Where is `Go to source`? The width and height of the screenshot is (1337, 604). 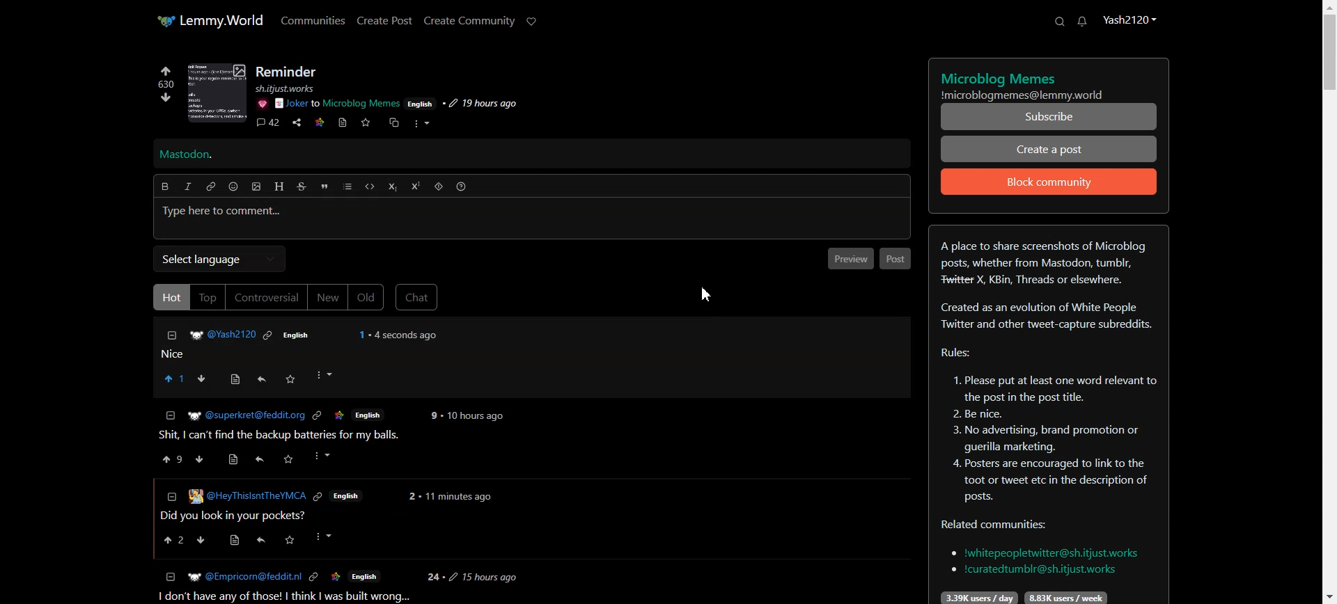
Go to source is located at coordinates (343, 122).